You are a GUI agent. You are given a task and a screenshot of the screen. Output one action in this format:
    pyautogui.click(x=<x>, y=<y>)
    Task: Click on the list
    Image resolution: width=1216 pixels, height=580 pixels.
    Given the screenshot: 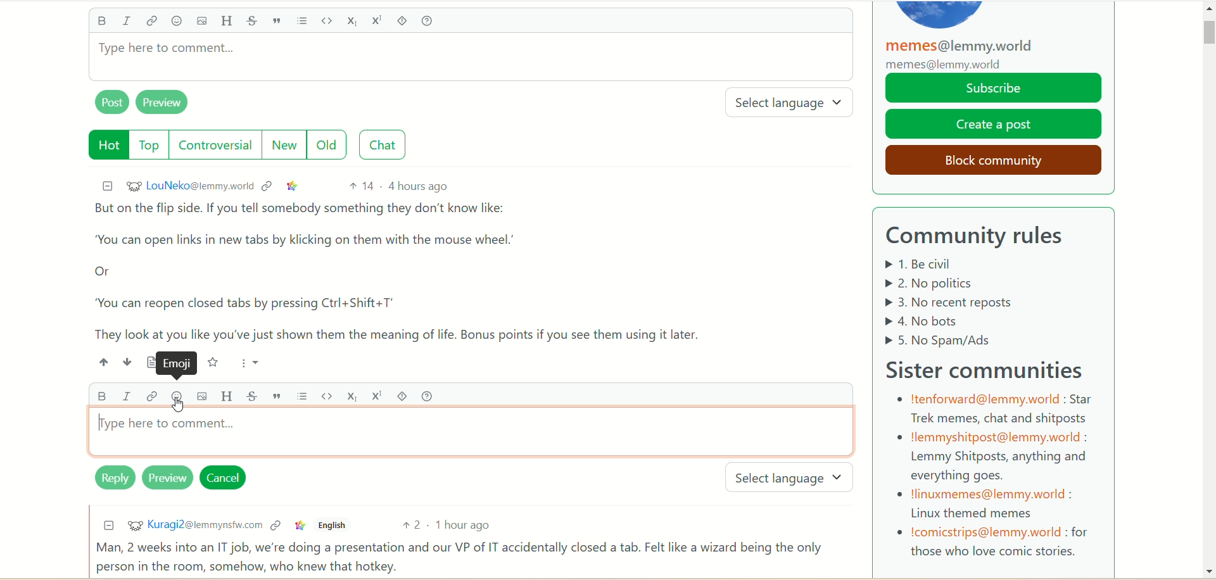 What is the action you would take?
    pyautogui.click(x=305, y=22)
    